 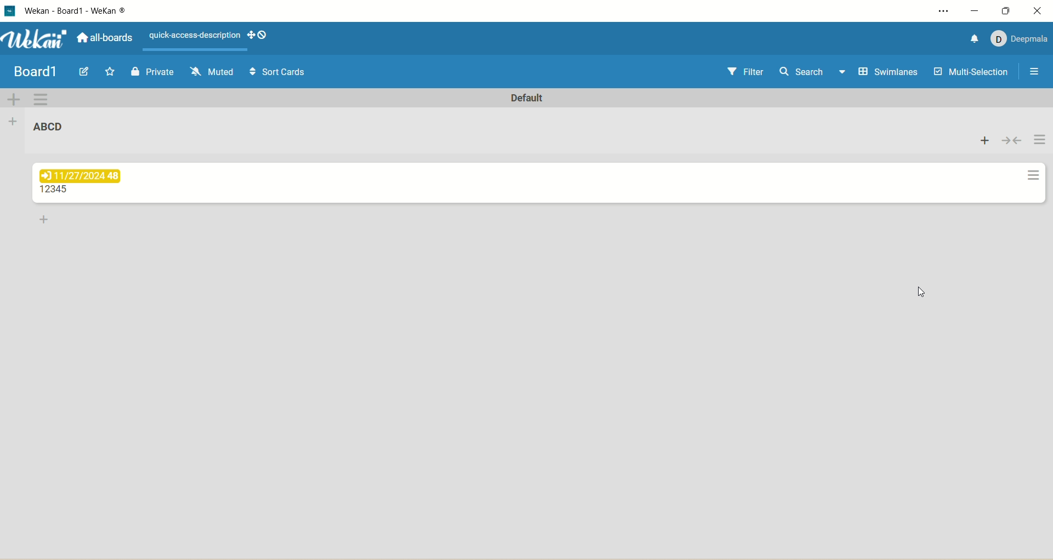 What do you see at coordinates (1008, 10) in the screenshot?
I see `maximize` at bounding box center [1008, 10].